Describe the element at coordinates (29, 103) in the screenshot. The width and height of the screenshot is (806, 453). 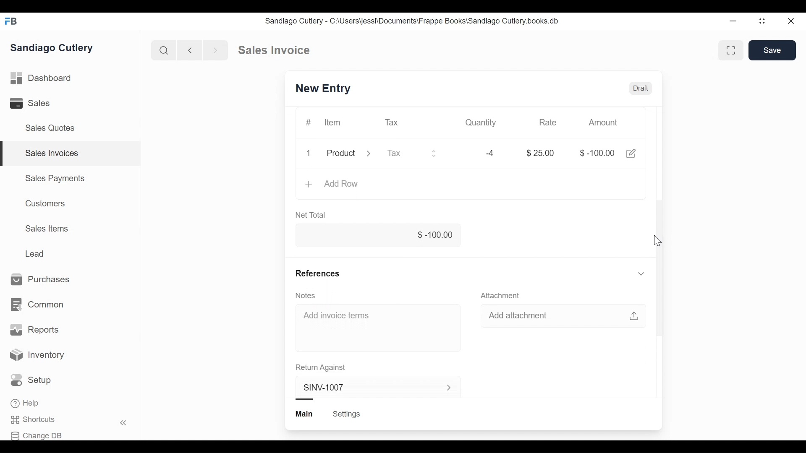
I see ` Sales` at that location.